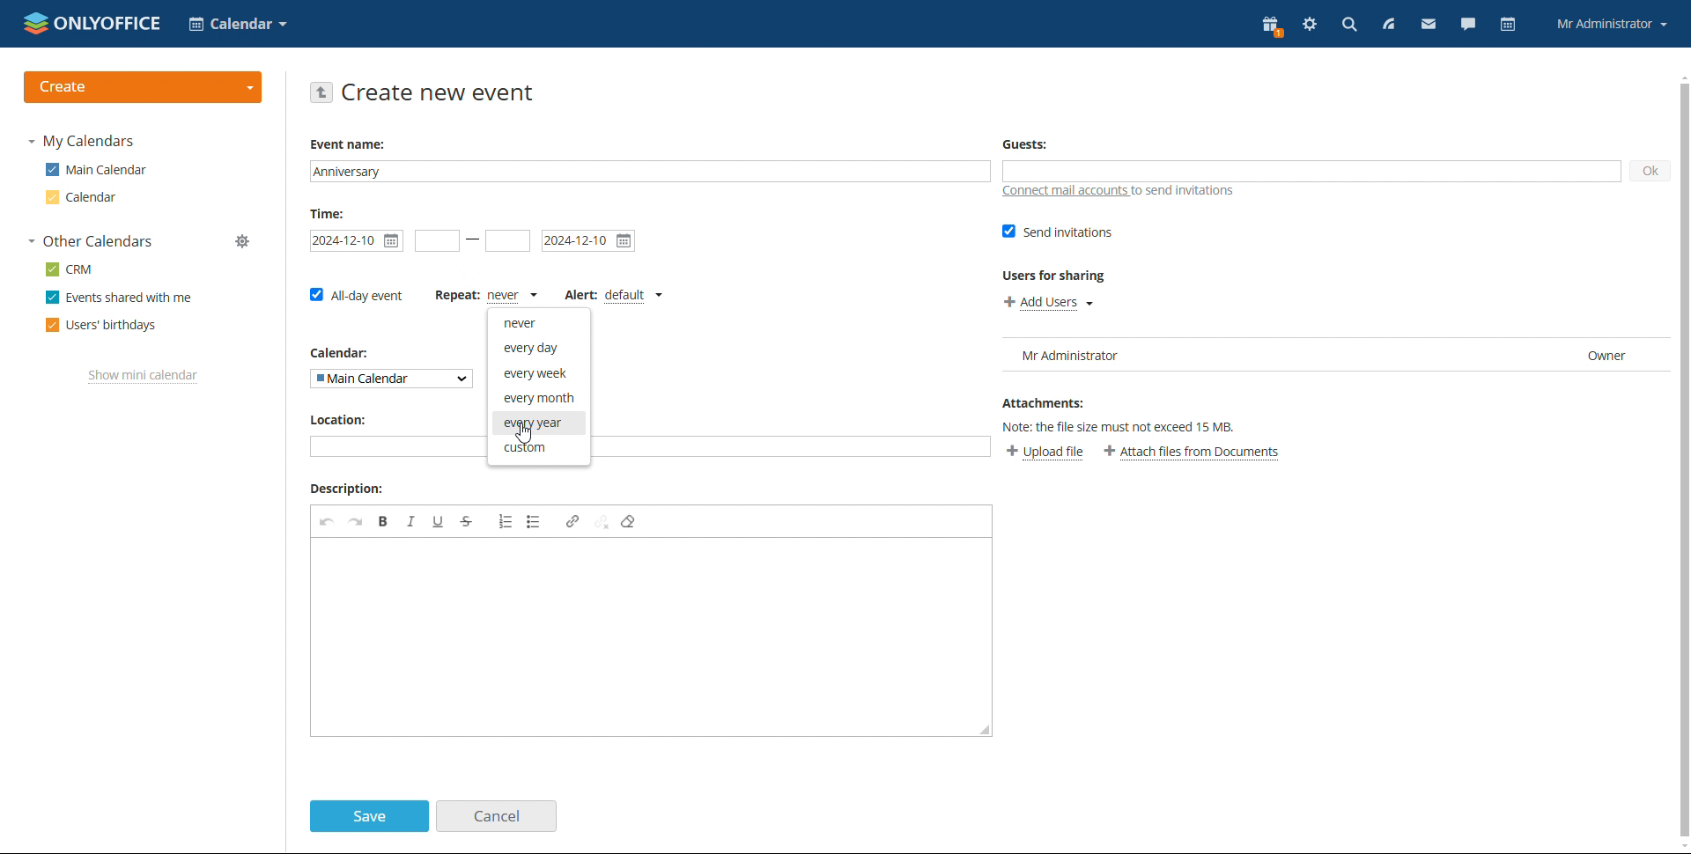 This screenshot has width=1691, height=854. I want to click on upload file, so click(1048, 453).